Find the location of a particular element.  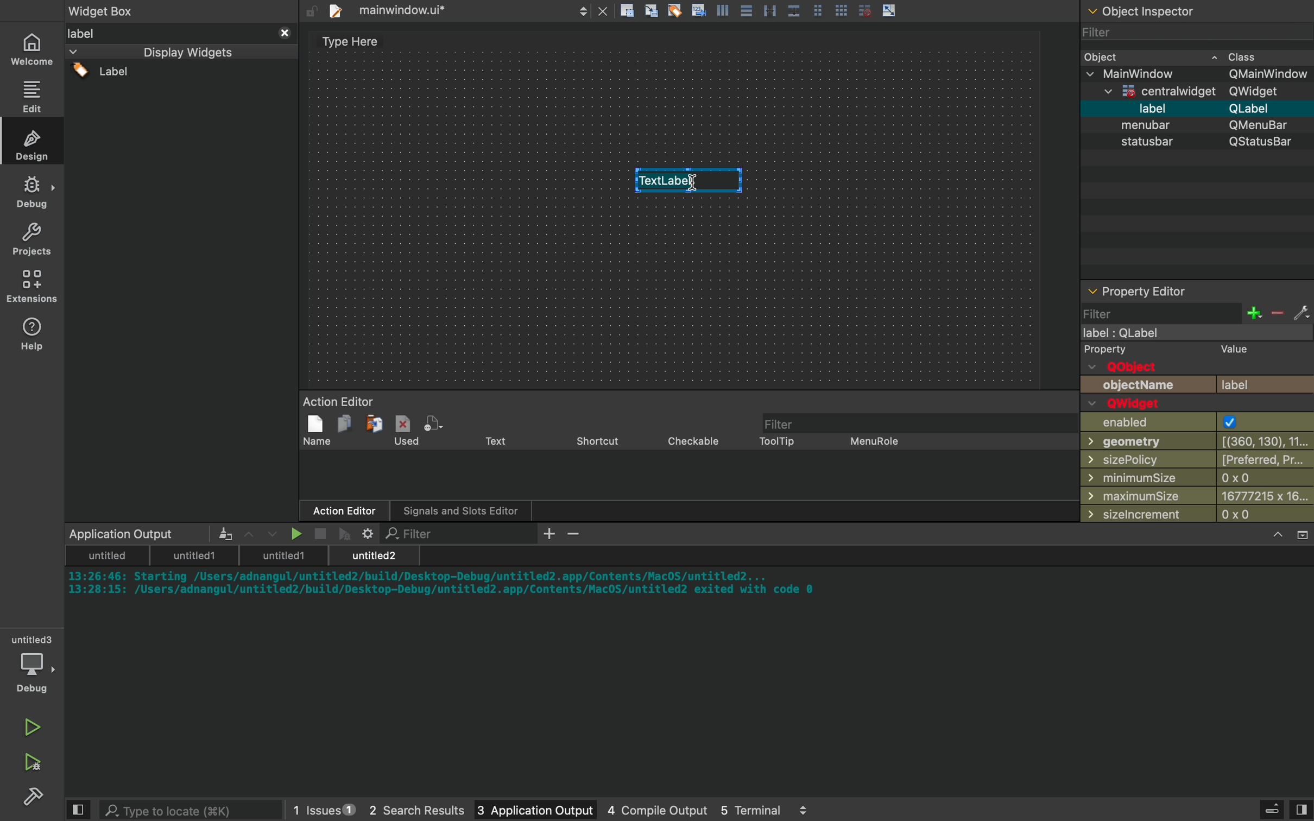

dragged widget is located at coordinates (694, 186).